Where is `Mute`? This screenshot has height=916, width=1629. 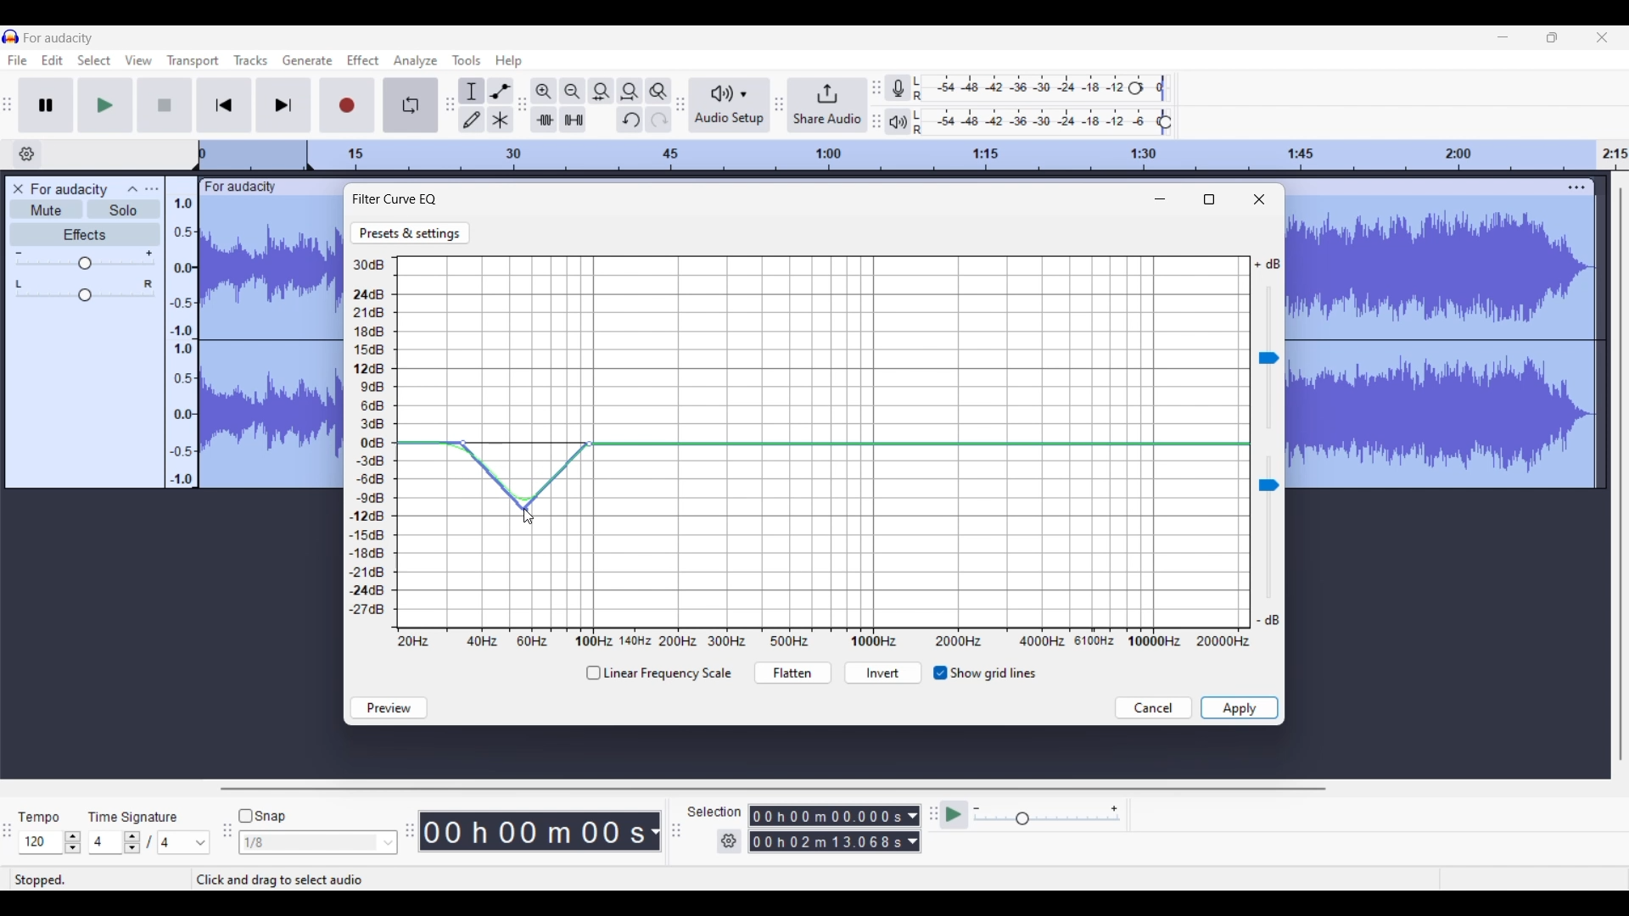 Mute is located at coordinates (46, 209).